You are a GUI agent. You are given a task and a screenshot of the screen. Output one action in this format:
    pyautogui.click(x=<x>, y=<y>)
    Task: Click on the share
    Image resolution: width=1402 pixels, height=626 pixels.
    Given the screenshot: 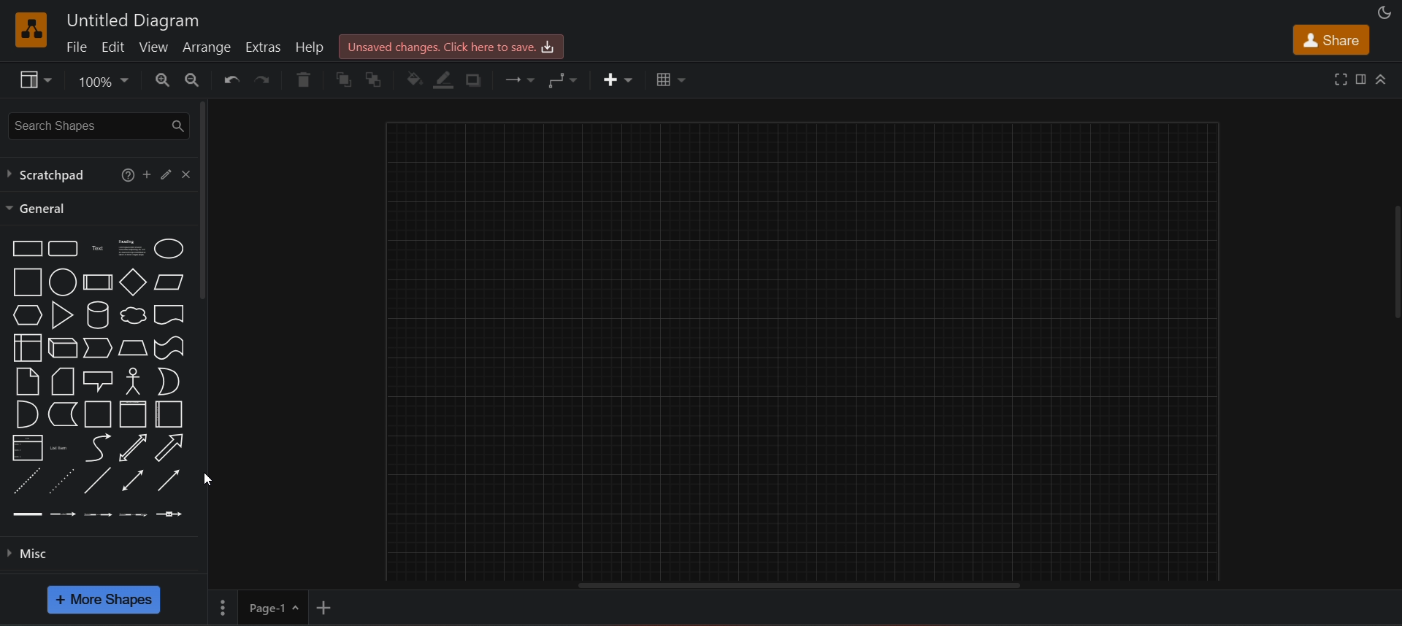 What is the action you would take?
    pyautogui.click(x=1330, y=40)
    